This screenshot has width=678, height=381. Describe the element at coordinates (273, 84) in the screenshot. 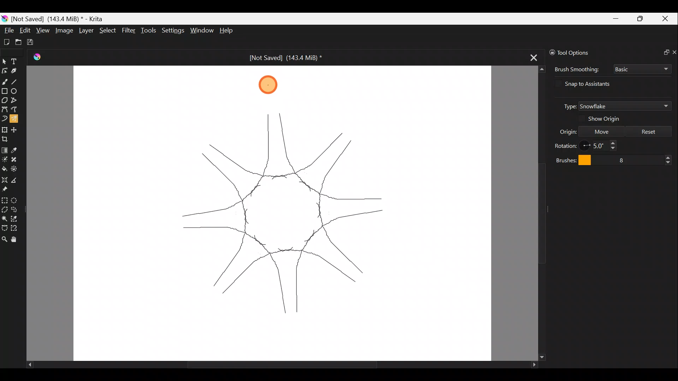

I see `Cursor on canvas` at that location.